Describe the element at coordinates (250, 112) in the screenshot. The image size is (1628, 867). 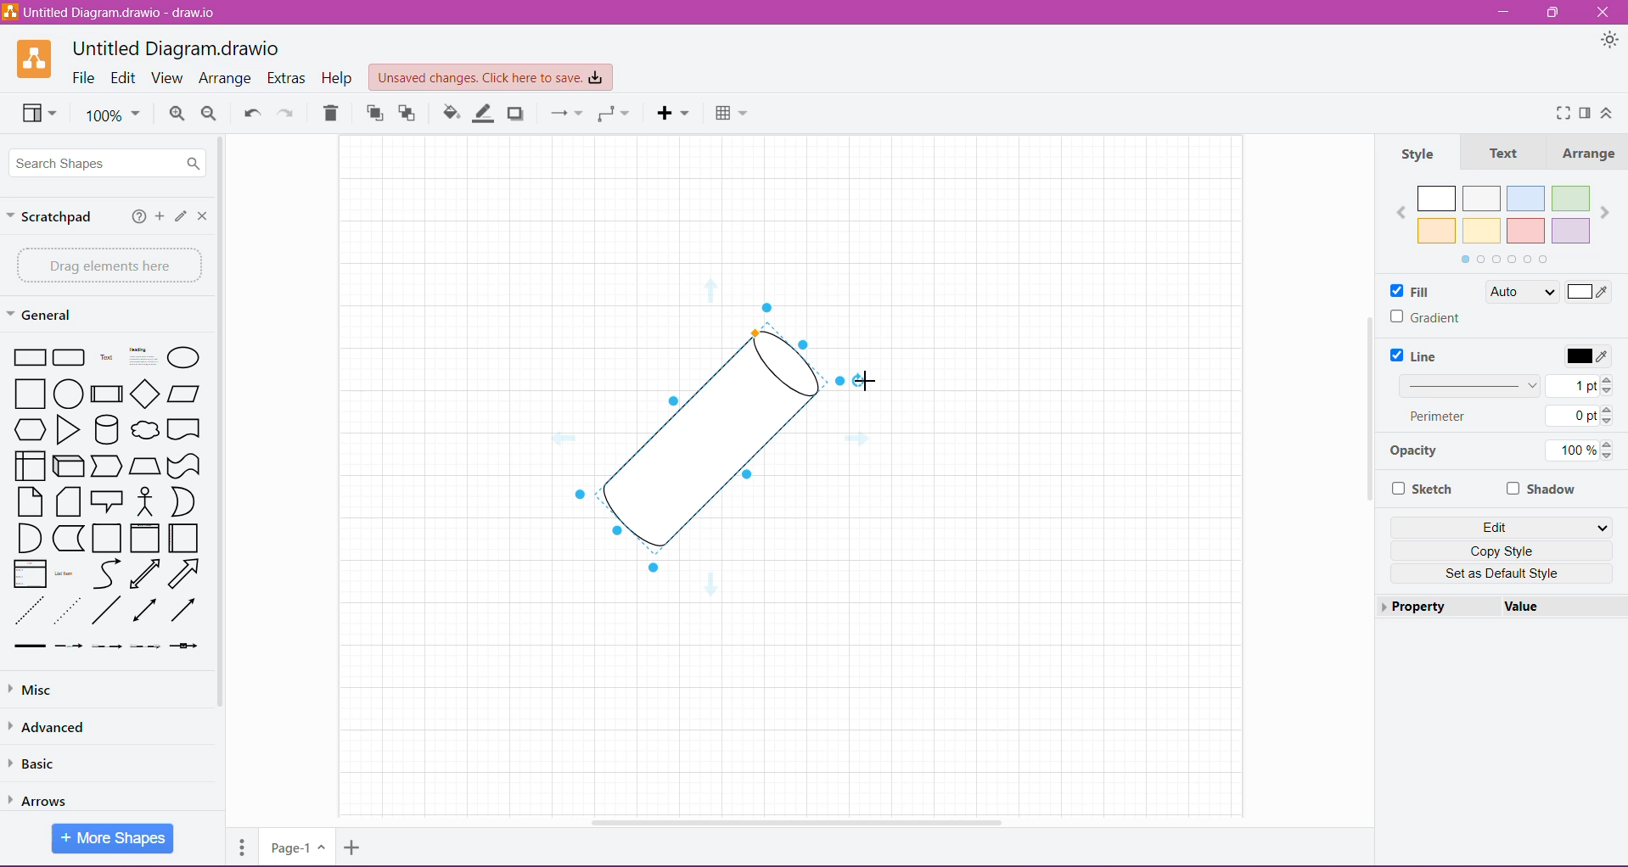
I see `Undo` at that location.